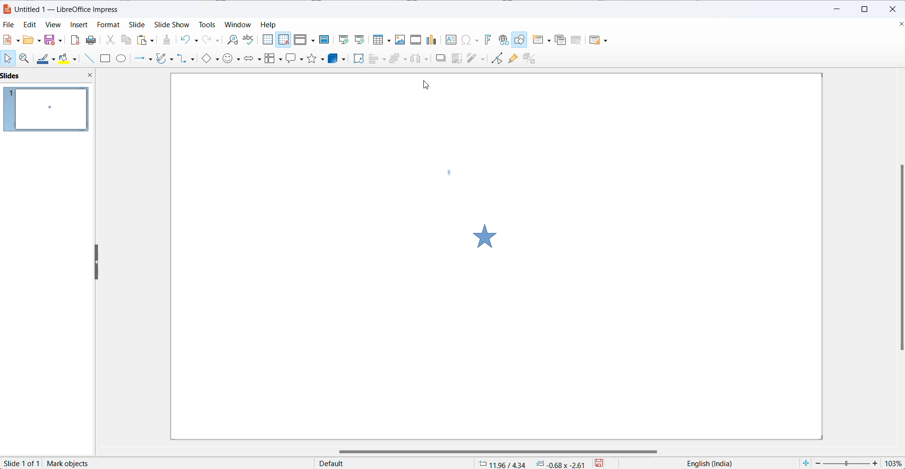 The height and width of the screenshot is (469, 905). I want to click on edit, so click(27, 25).